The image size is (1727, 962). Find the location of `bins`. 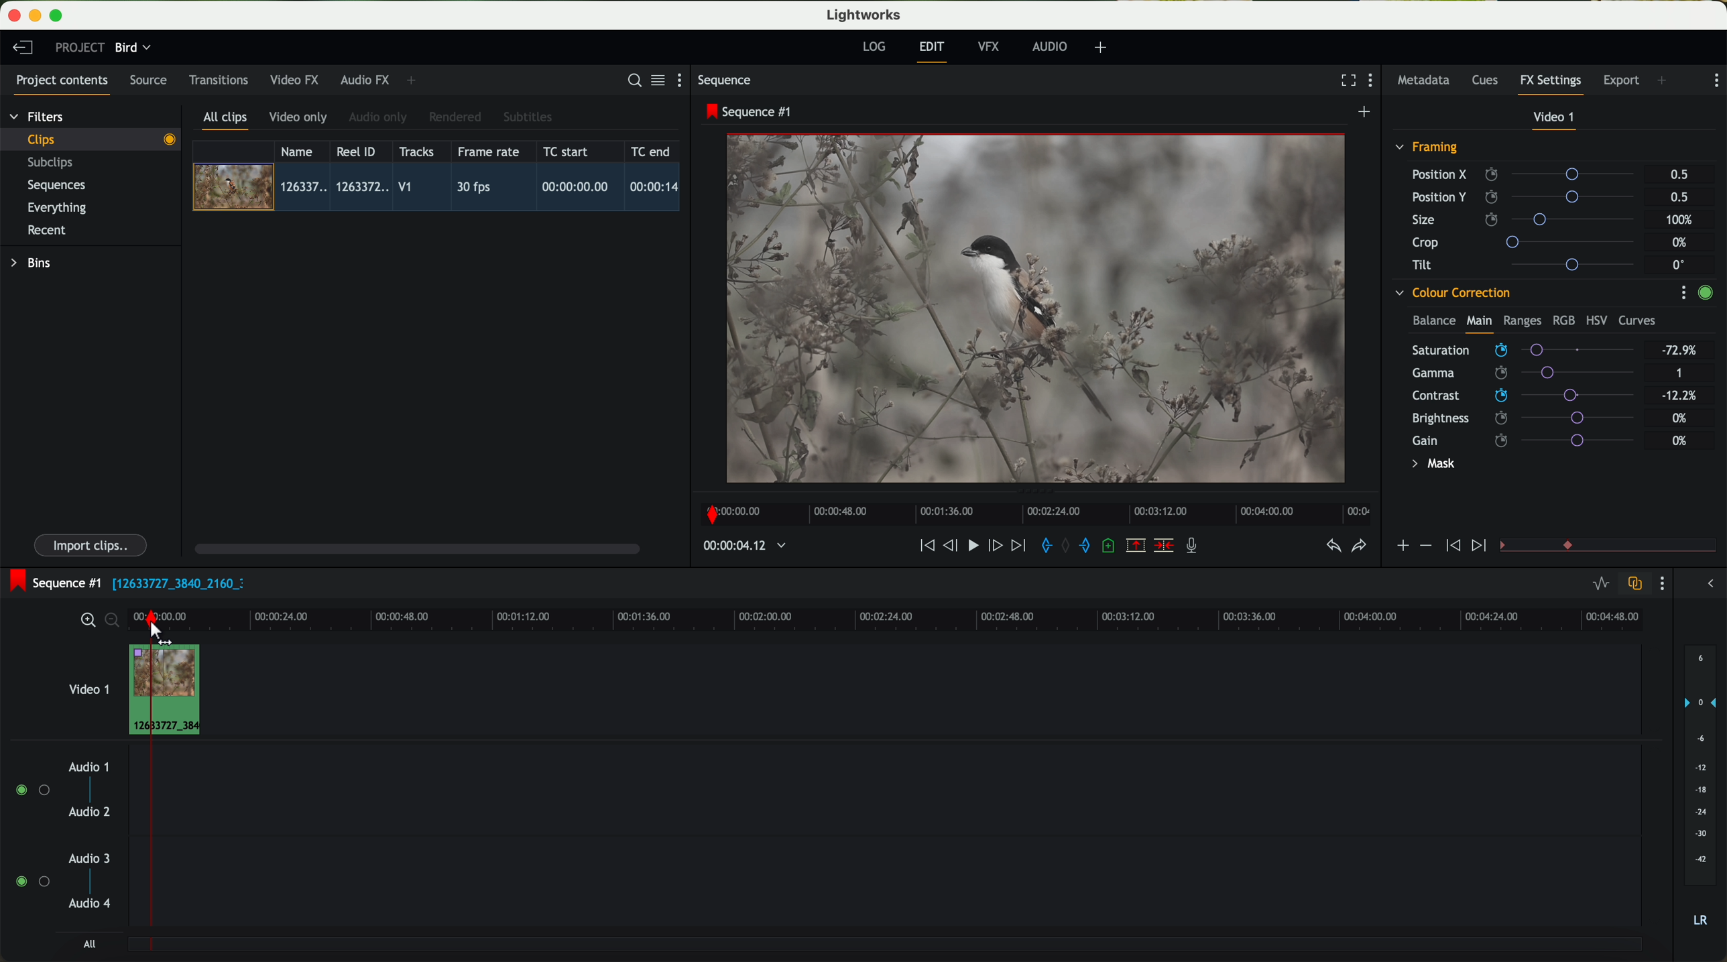

bins is located at coordinates (33, 263).